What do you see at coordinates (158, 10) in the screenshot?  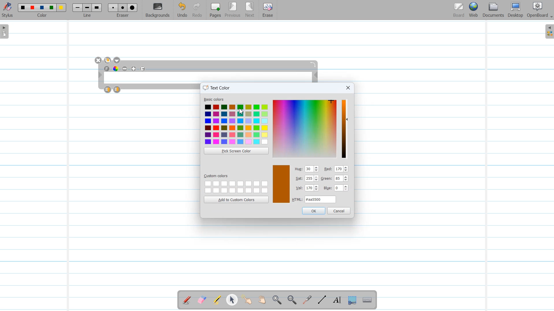 I see `Background` at bounding box center [158, 10].